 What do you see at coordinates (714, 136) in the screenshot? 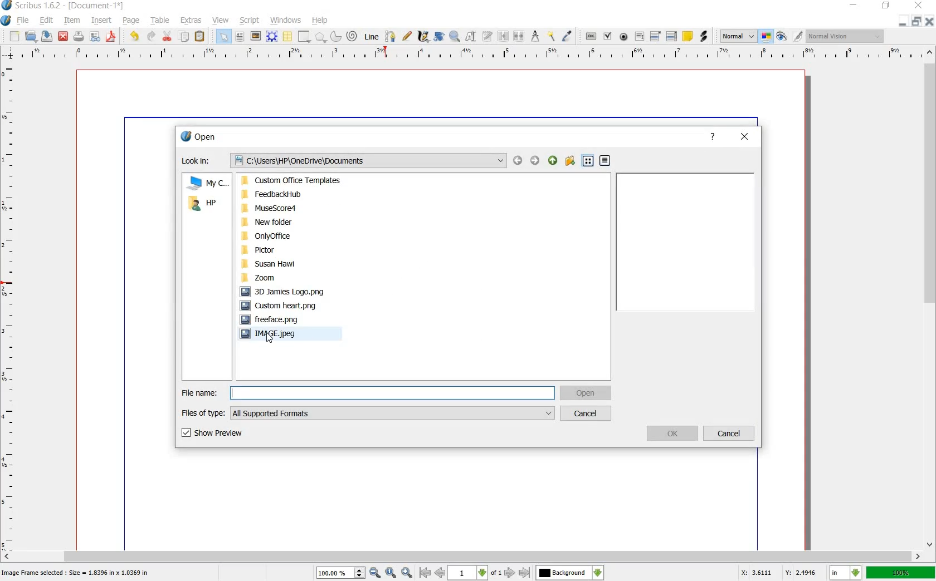
I see `help` at bounding box center [714, 136].